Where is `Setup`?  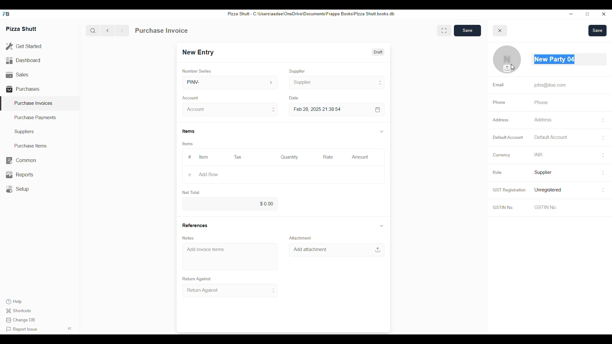
Setup is located at coordinates (19, 189).